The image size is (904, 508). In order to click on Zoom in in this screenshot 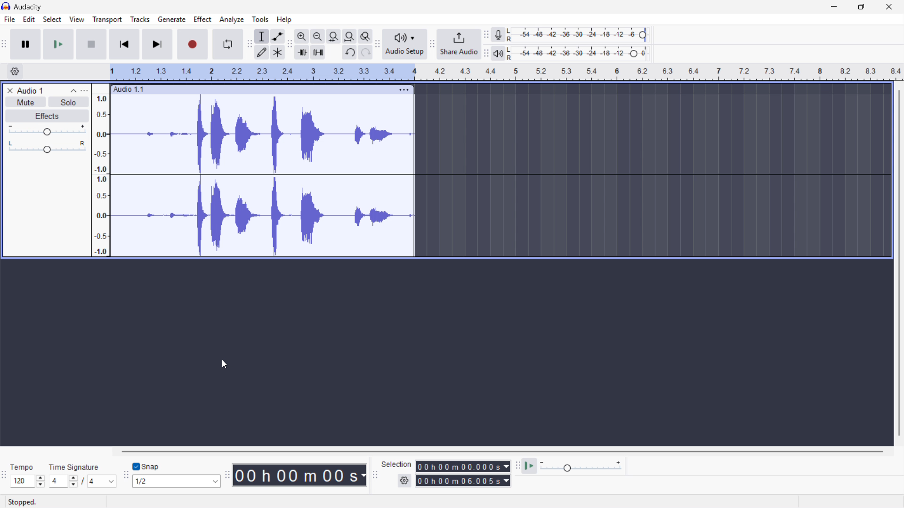, I will do `click(302, 36)`.